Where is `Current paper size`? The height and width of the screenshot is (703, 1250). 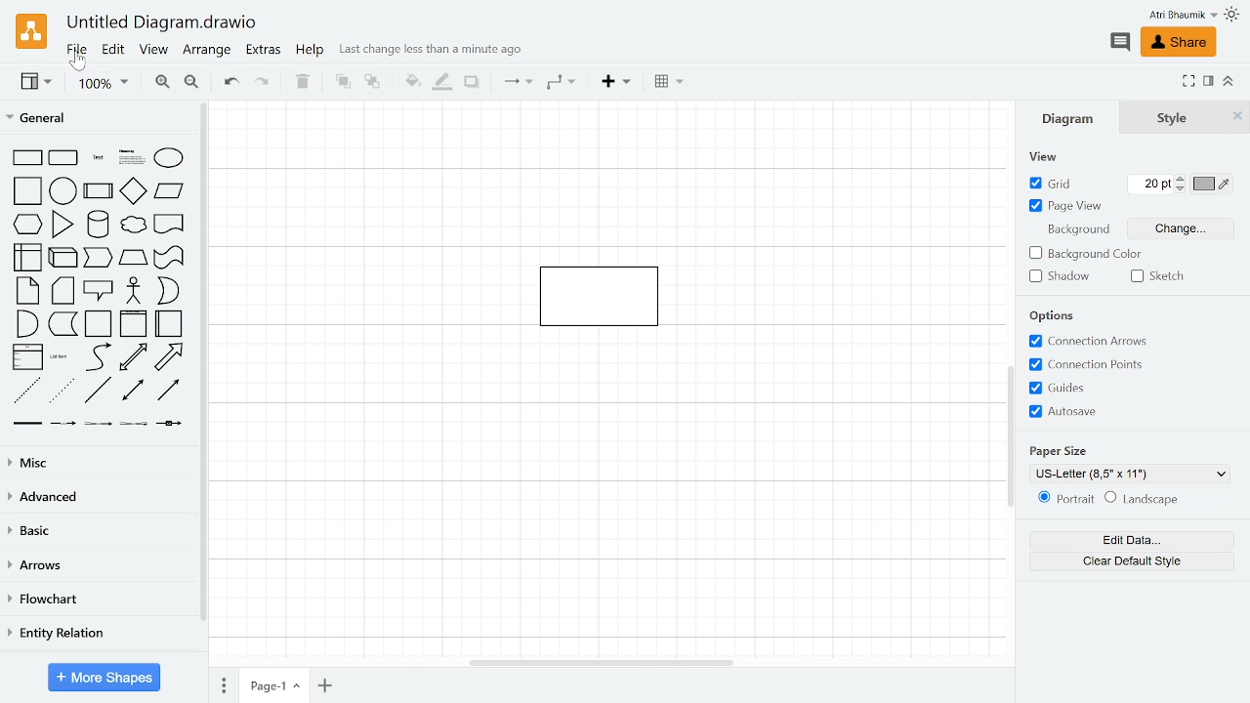 Current paper size is located at coordinates (1133, 474).